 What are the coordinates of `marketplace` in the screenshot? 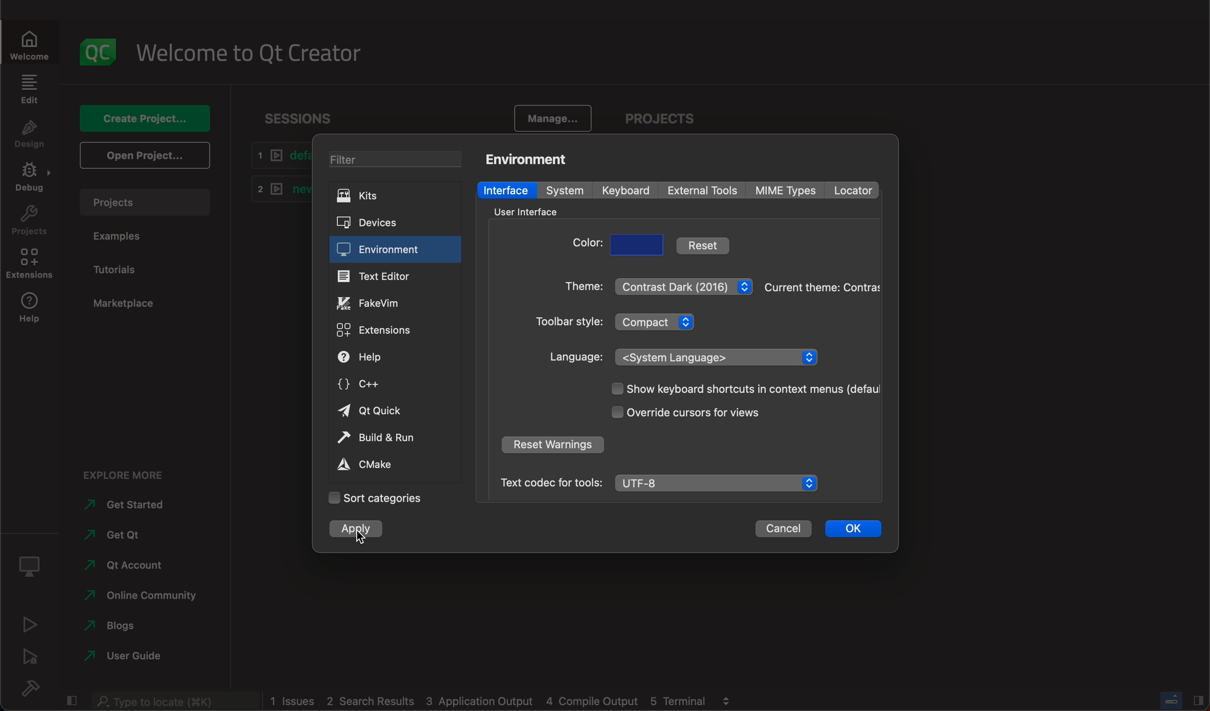 It's located at (121, 301).